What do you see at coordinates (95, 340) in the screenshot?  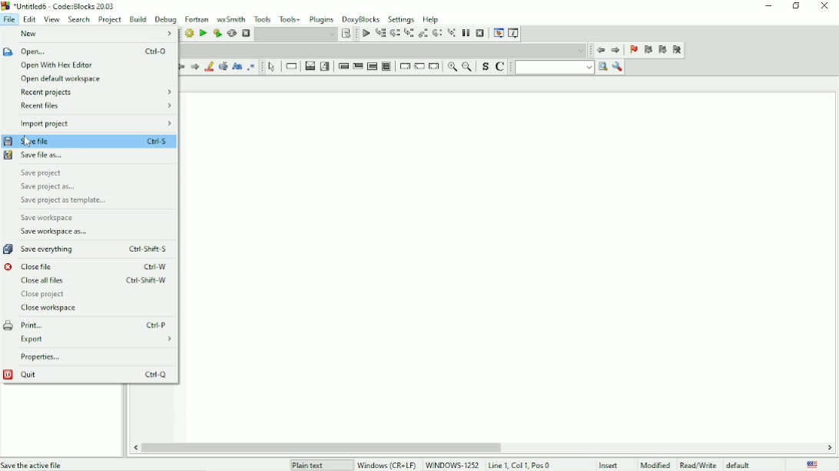 I see `Export` at bounding box center [95, 340].